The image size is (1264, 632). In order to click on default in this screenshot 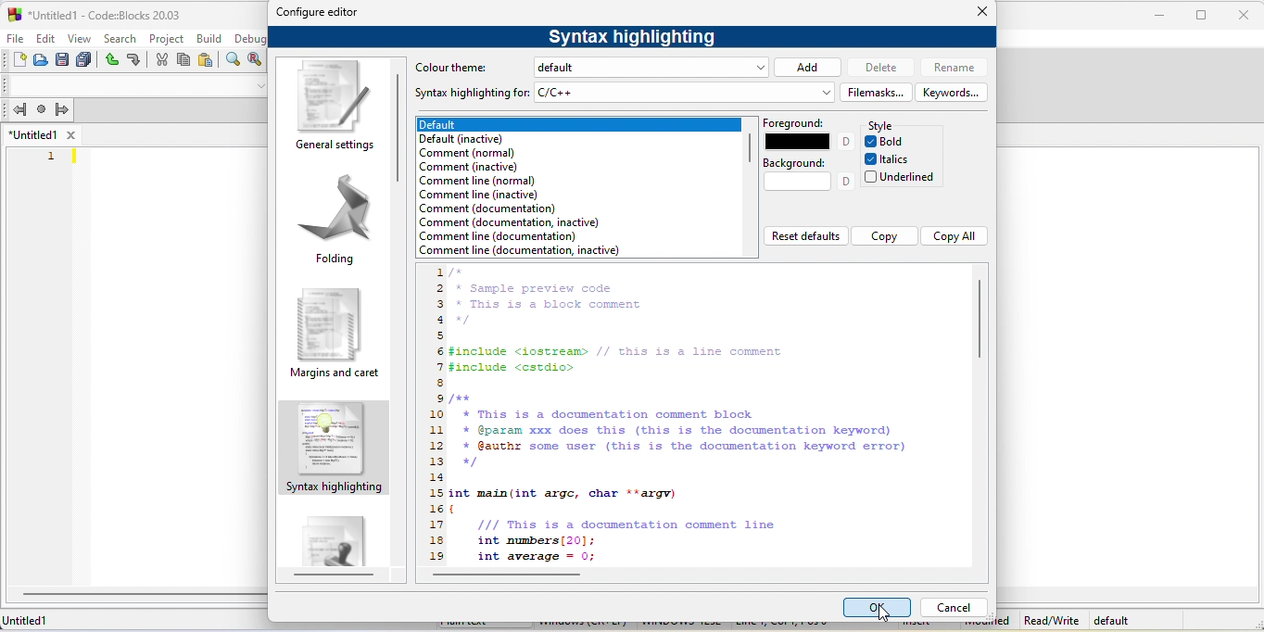, I will do `click(653, 67)`.